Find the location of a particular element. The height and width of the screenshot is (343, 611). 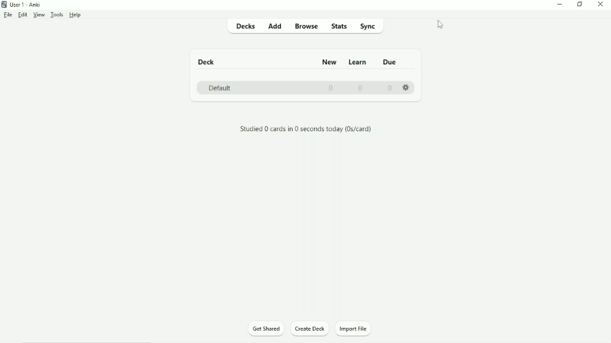

0 is located at coordinates (389, 88).